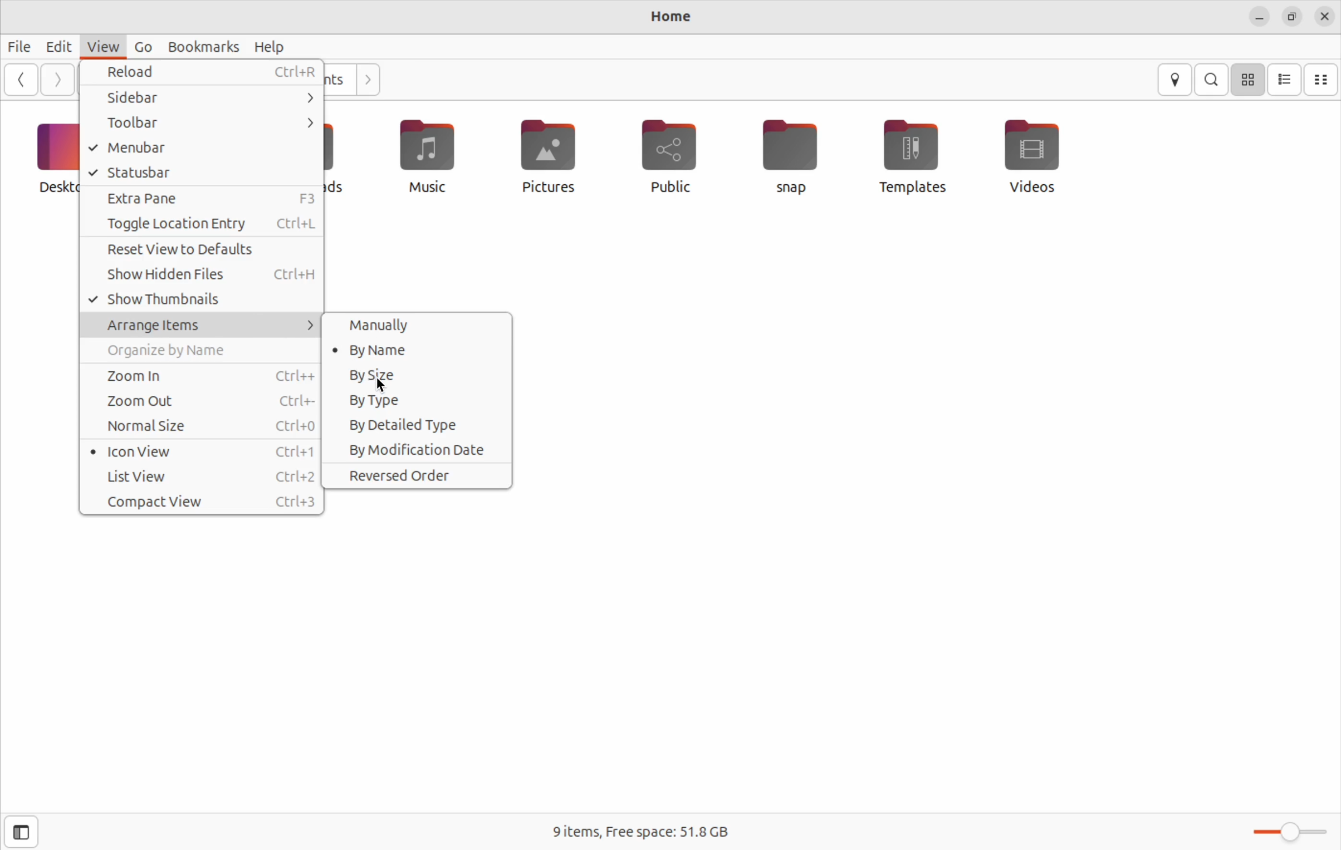 The height and width of the screenshot is (850, 1341). I want to click on by detailed type, so click(418, 425).